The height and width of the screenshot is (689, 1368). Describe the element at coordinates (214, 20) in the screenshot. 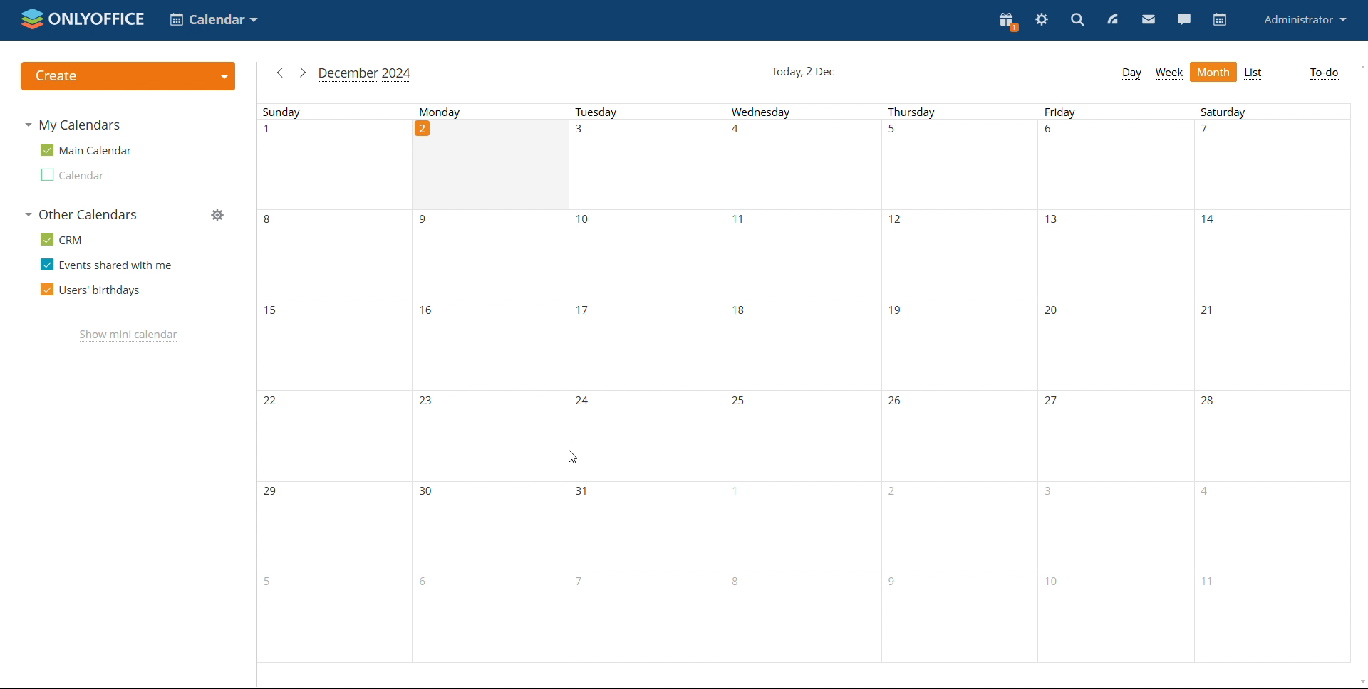

I see `select application` at that location.